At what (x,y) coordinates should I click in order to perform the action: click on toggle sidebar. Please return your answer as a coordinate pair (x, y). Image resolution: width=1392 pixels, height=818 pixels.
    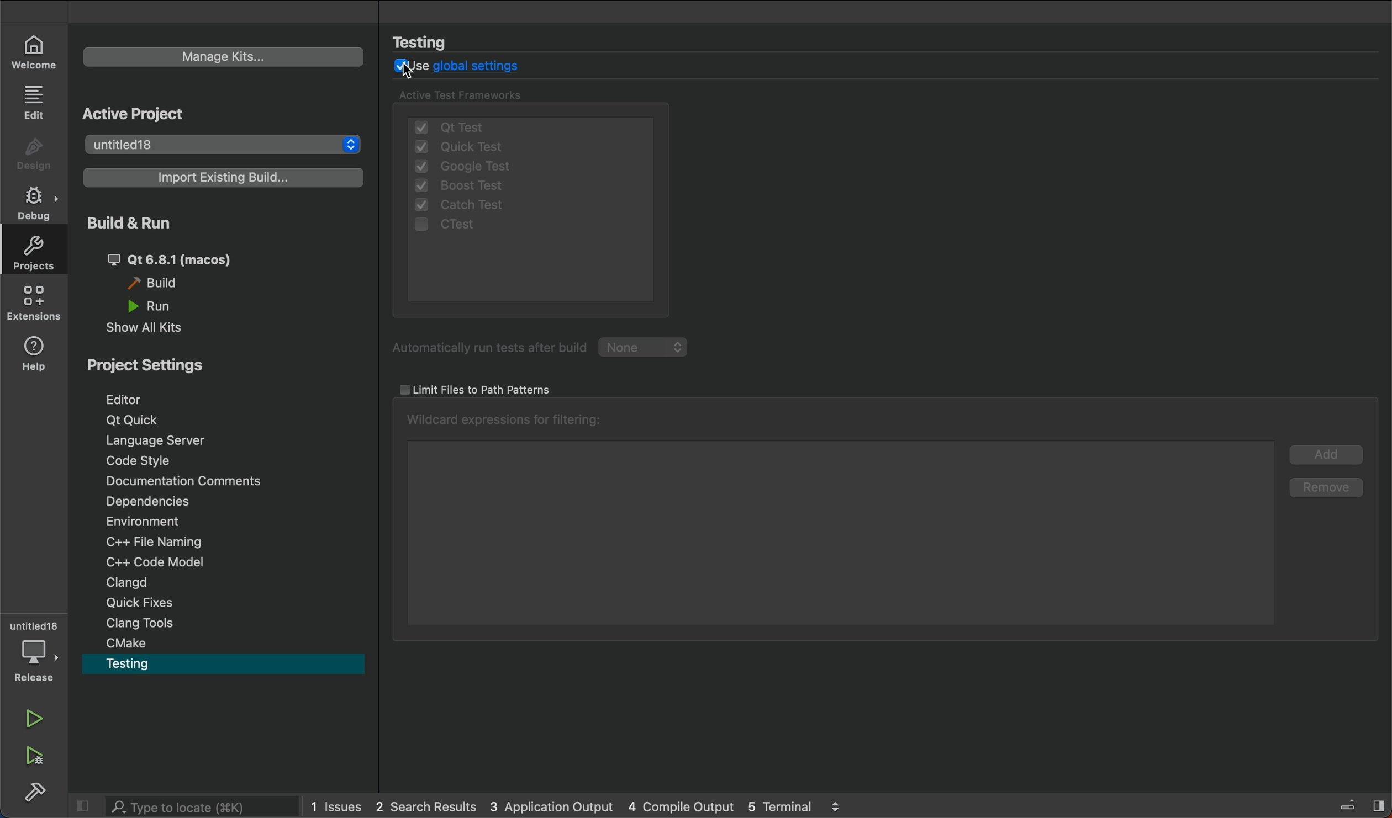
    Looking at the image, I should click on (1358, 808).